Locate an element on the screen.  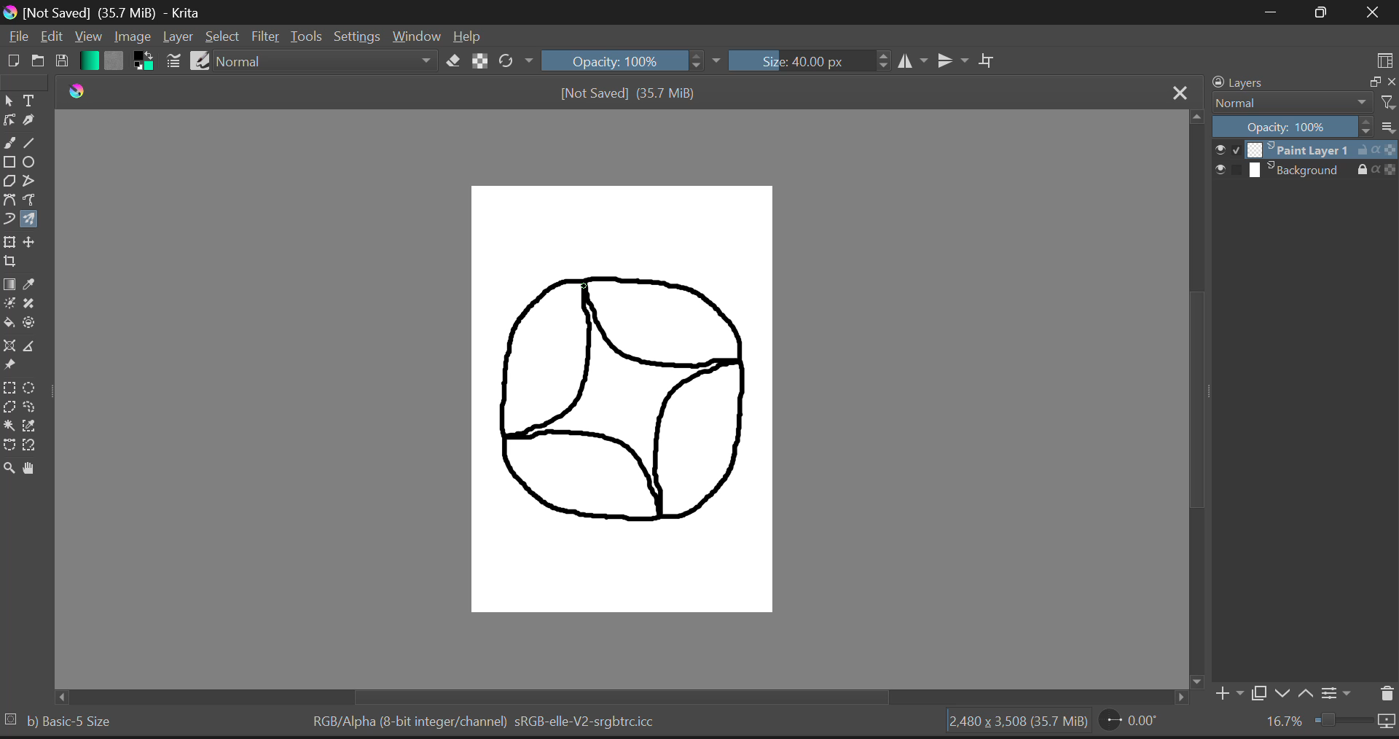
Delete Layers is located at coordinates (1385, 692).